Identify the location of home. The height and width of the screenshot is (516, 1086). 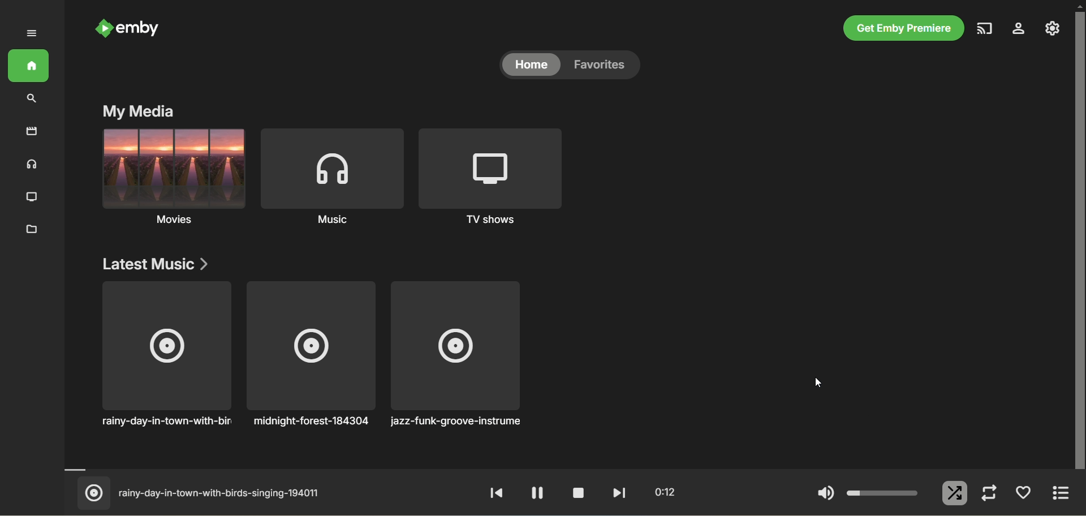
(528, 66).